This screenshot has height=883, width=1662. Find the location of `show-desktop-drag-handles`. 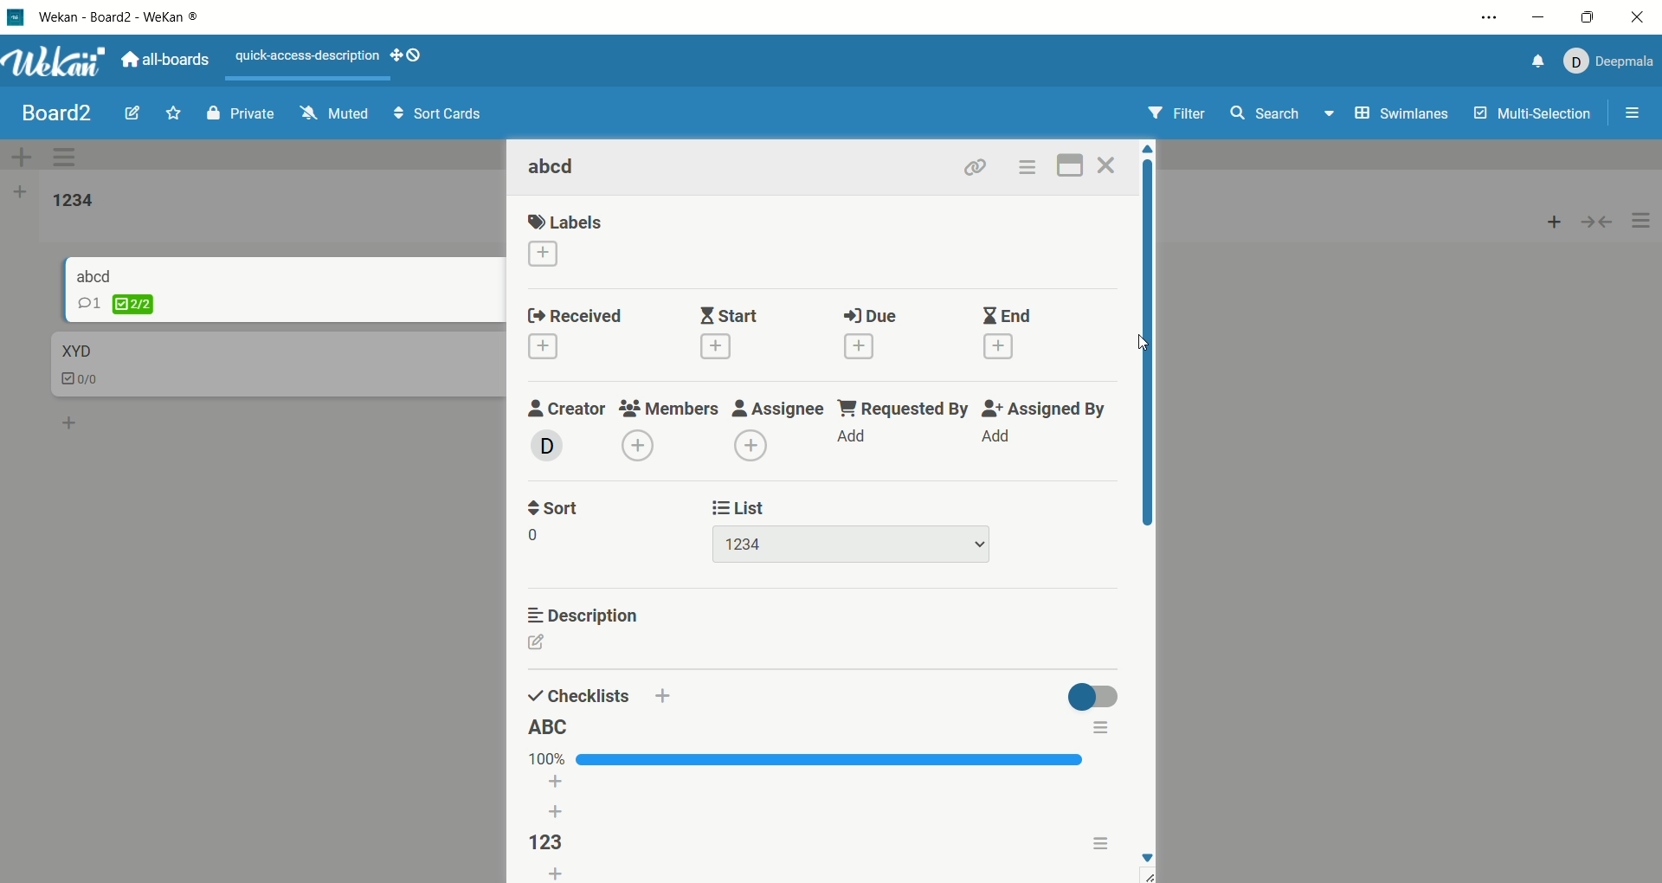

show-desktop-drag-handles is located at coordinates (411, 58).